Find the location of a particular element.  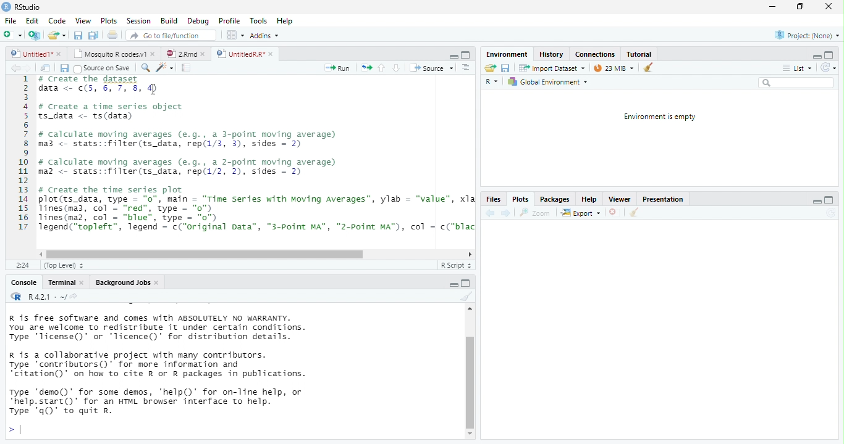

Addins is located at coordinates (264, 36).